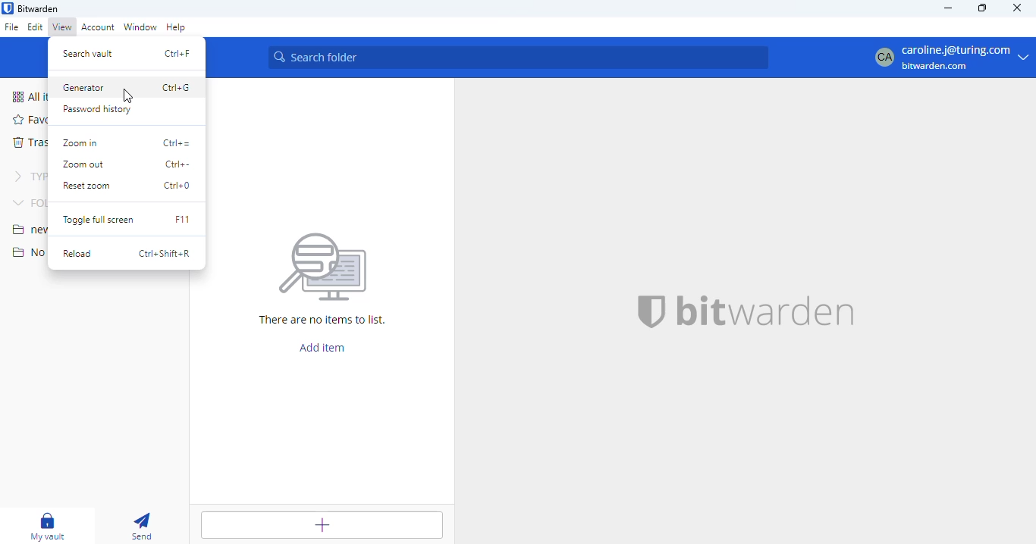 The height and width of the screenshot is (544, 1036). Describe the element at coordinates (165, 253) in the screenshot. I see `shortcut for reload` at that location.